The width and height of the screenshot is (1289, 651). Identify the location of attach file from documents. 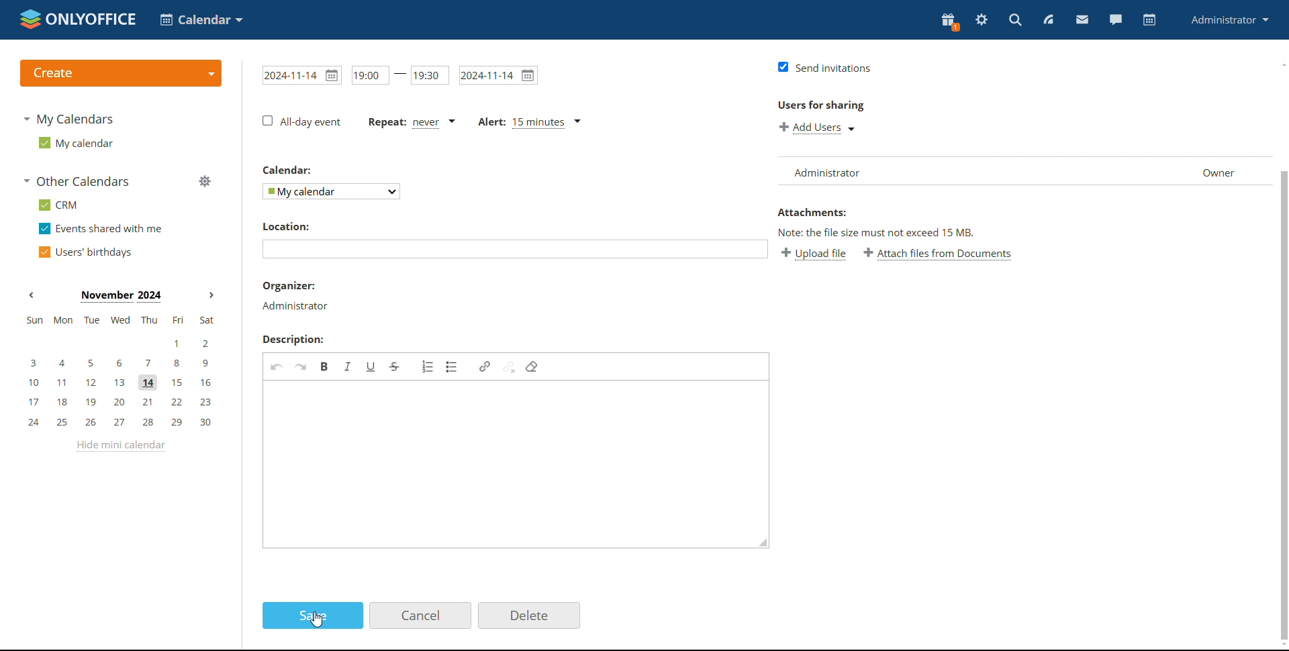
(935, 256).